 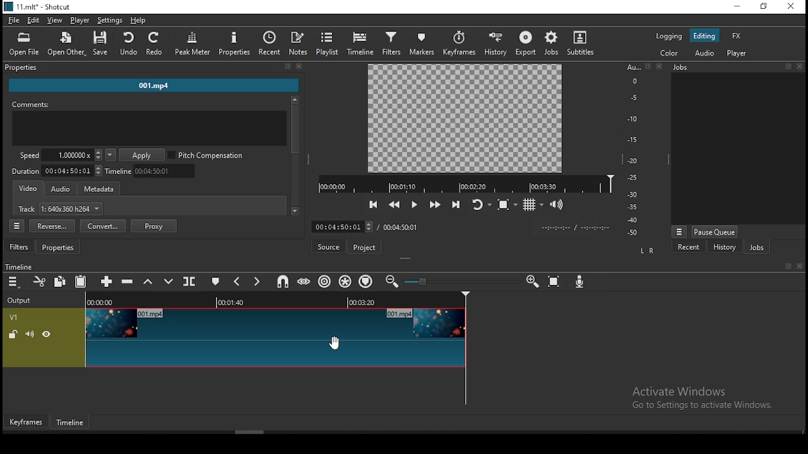 What do you see at coordinates (295, 156) in the screenshot?
I see `scrollbar` at bounding box center [295, 156].